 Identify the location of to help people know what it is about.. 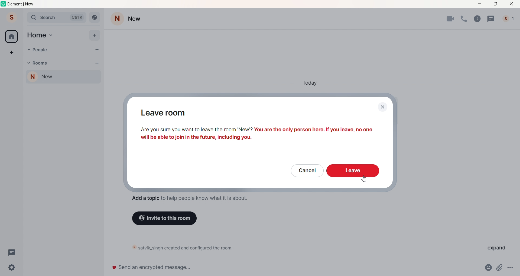
(204, 200).